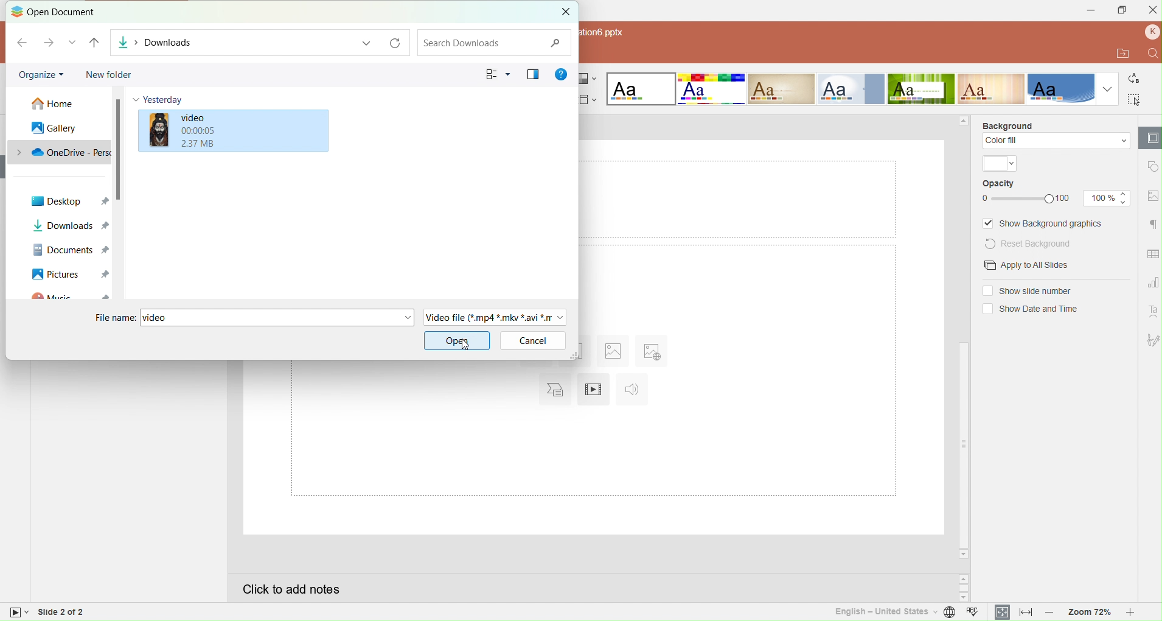 This screenshot has height=621, width=1162. Describe the element at coordinates (161, 100) in the screenshot. I see `Yesterday` at that location.